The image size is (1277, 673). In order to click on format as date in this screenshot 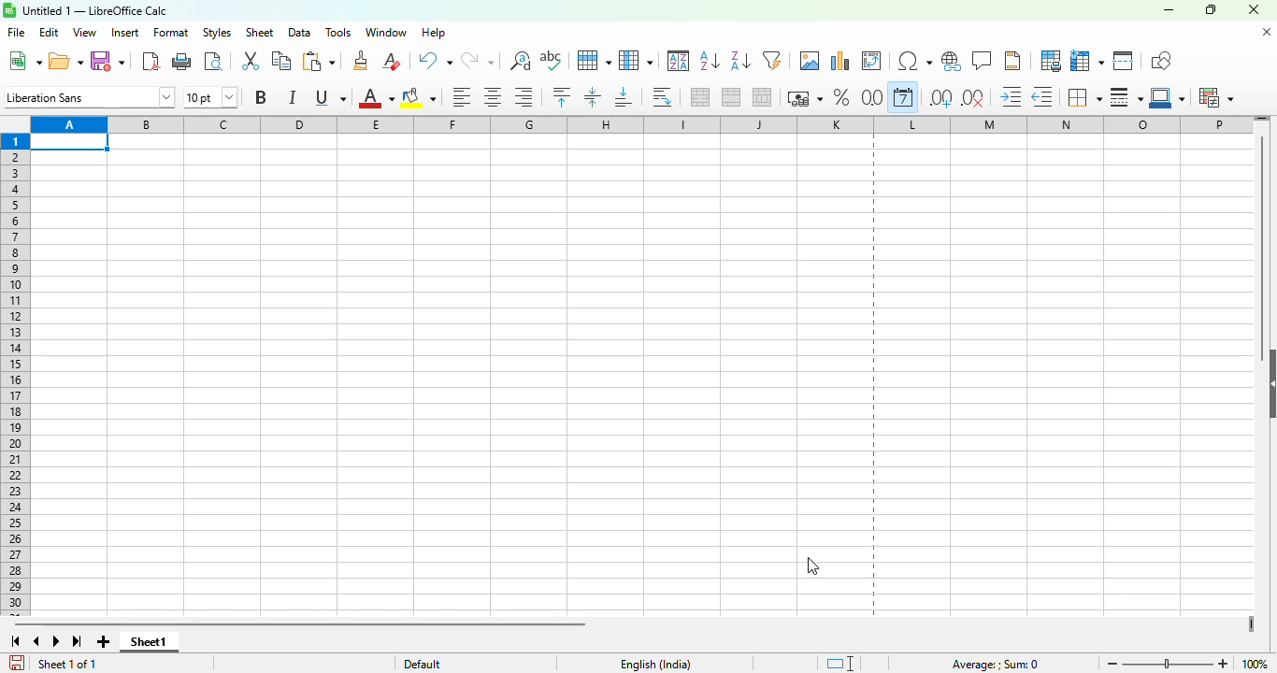, I will do `click(903, 96)`.